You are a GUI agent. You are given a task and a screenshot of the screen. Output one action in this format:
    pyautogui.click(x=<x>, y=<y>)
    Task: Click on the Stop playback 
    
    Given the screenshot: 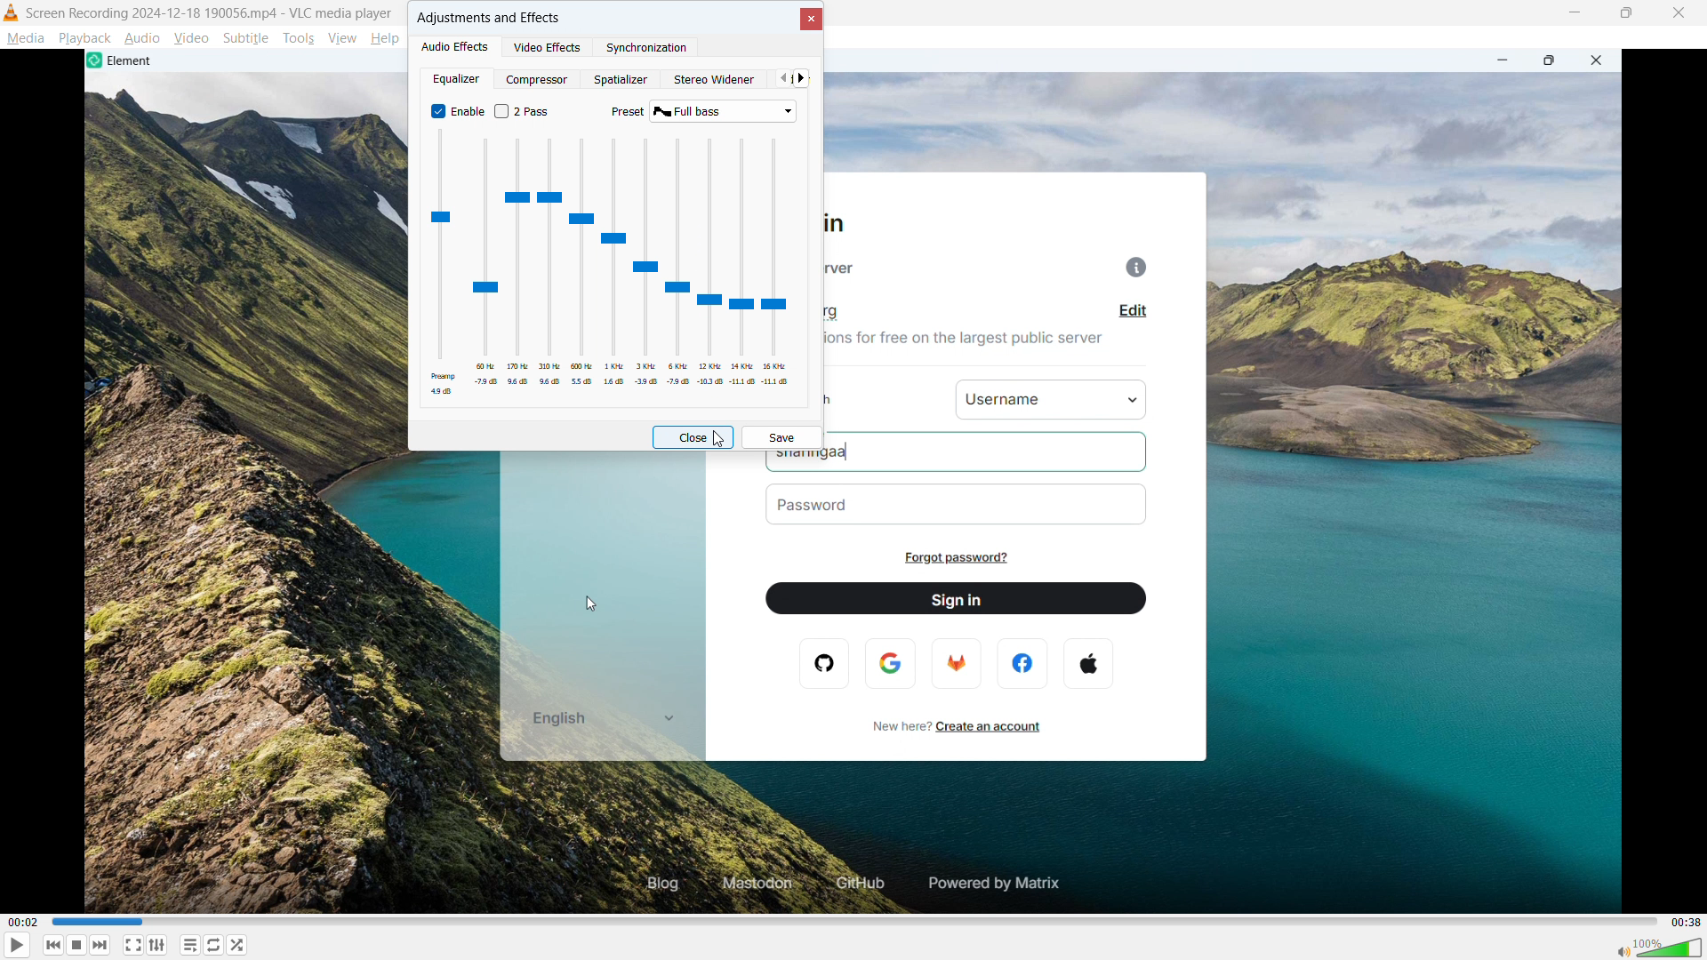 What is the action you would take?
    pyautogui.click(x=86, y=944)
    